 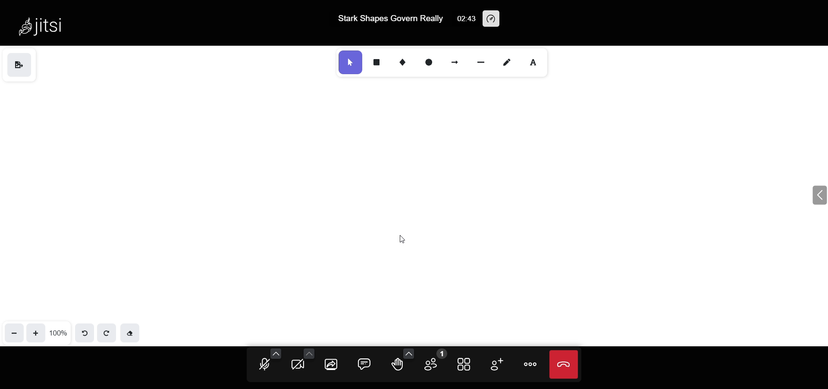 What do you see at coordinates (350, 63) in the screenshot?
I see `select` at bounding box center [350, 63].